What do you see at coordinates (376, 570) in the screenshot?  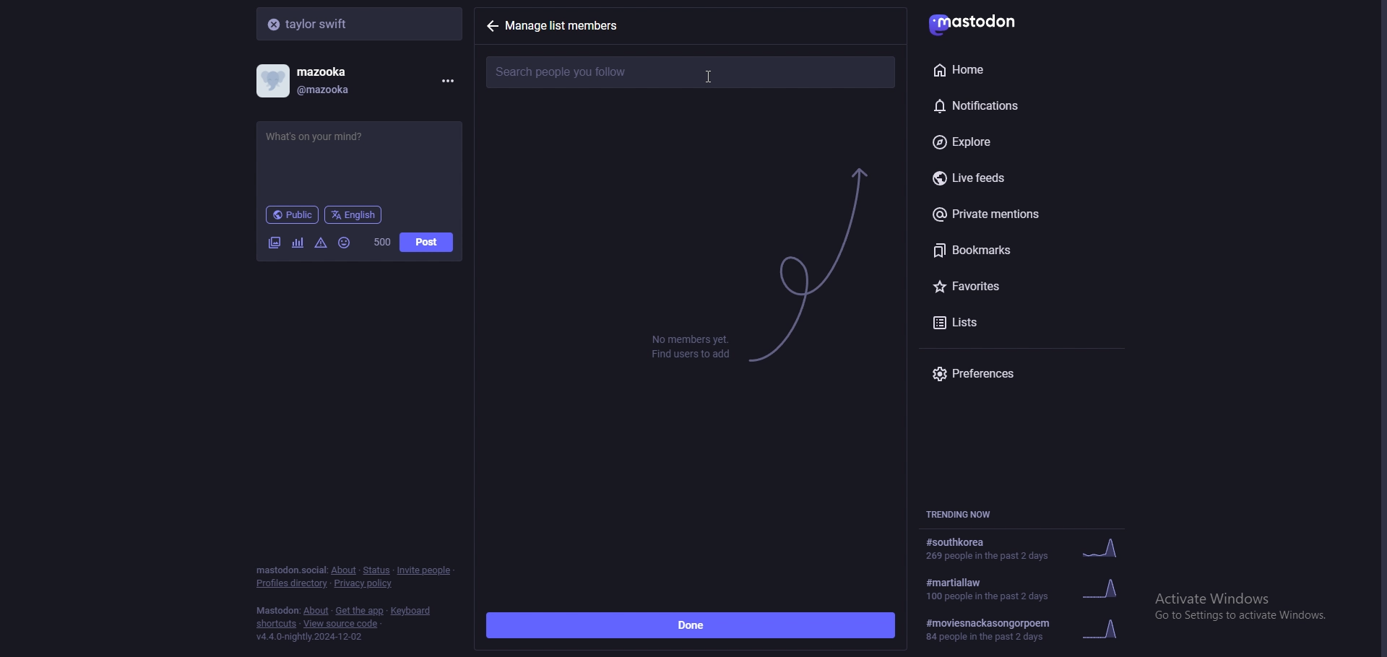 I see `status` at bounding box center [376, 570].